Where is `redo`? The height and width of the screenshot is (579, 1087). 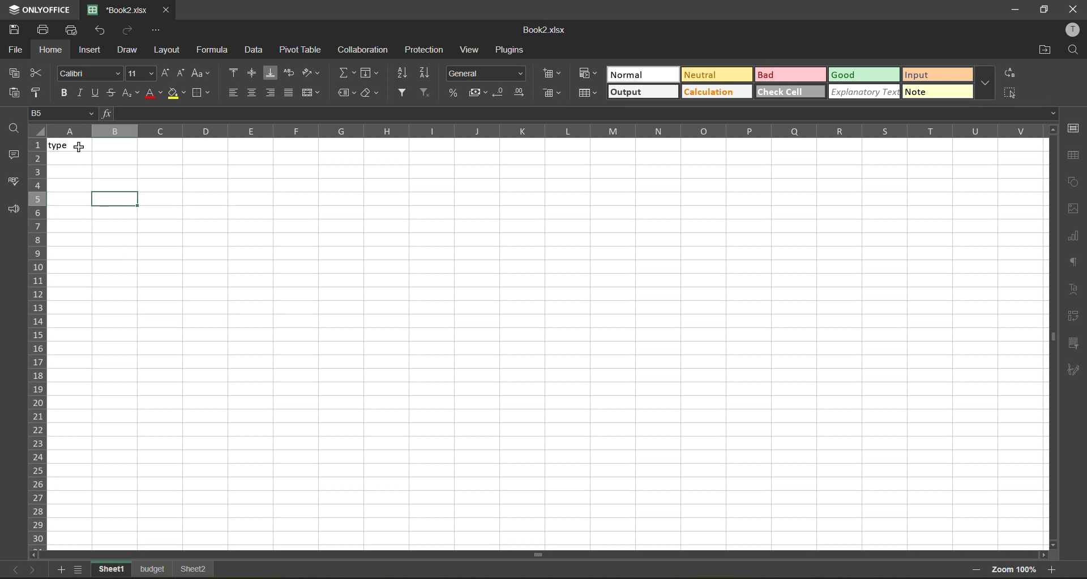
redo is located at coordinates (129, 32).